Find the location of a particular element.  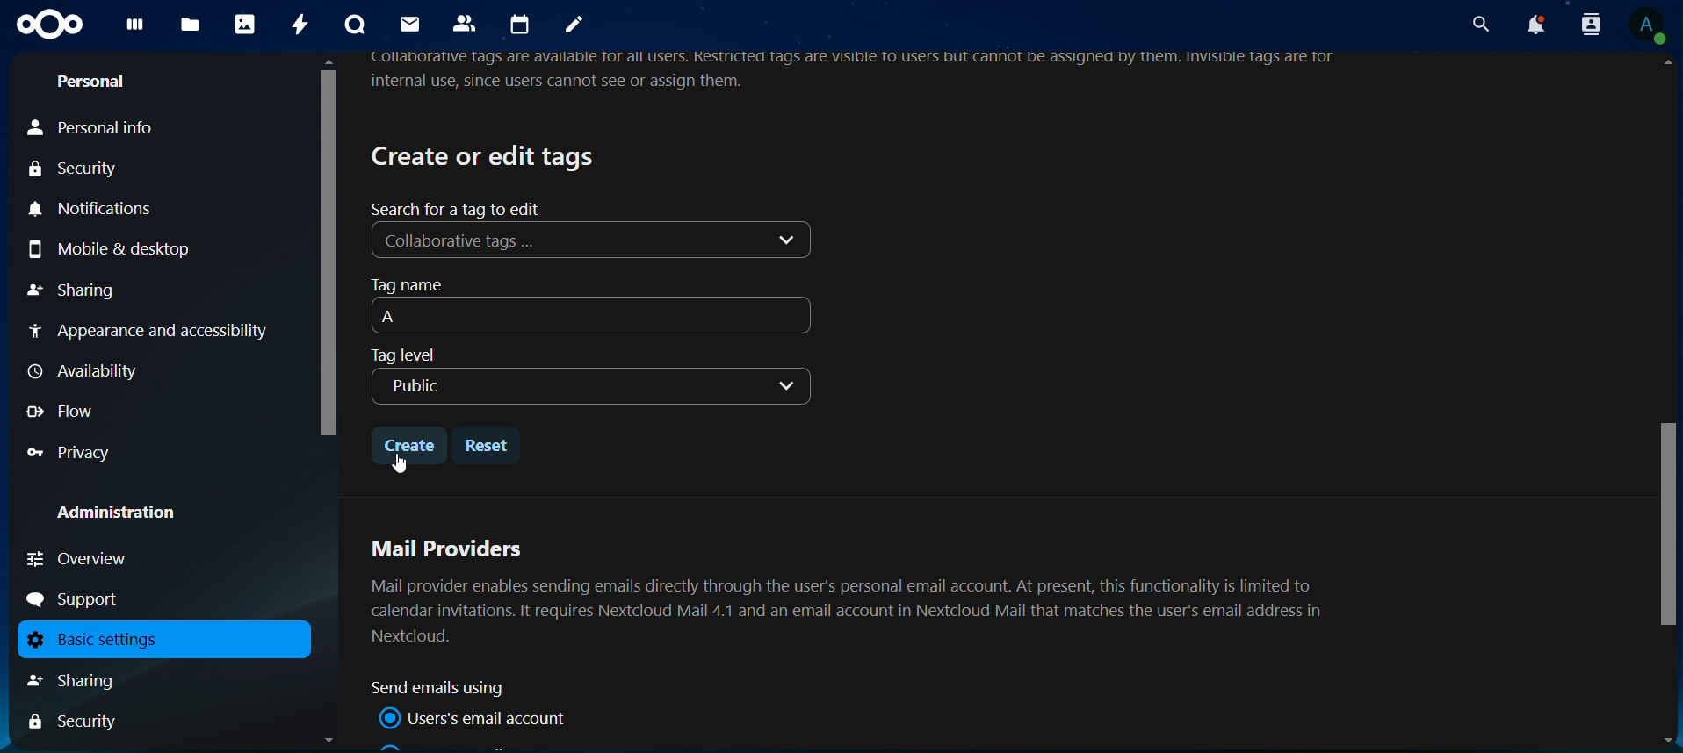

create is located at coordinates (408, 441).